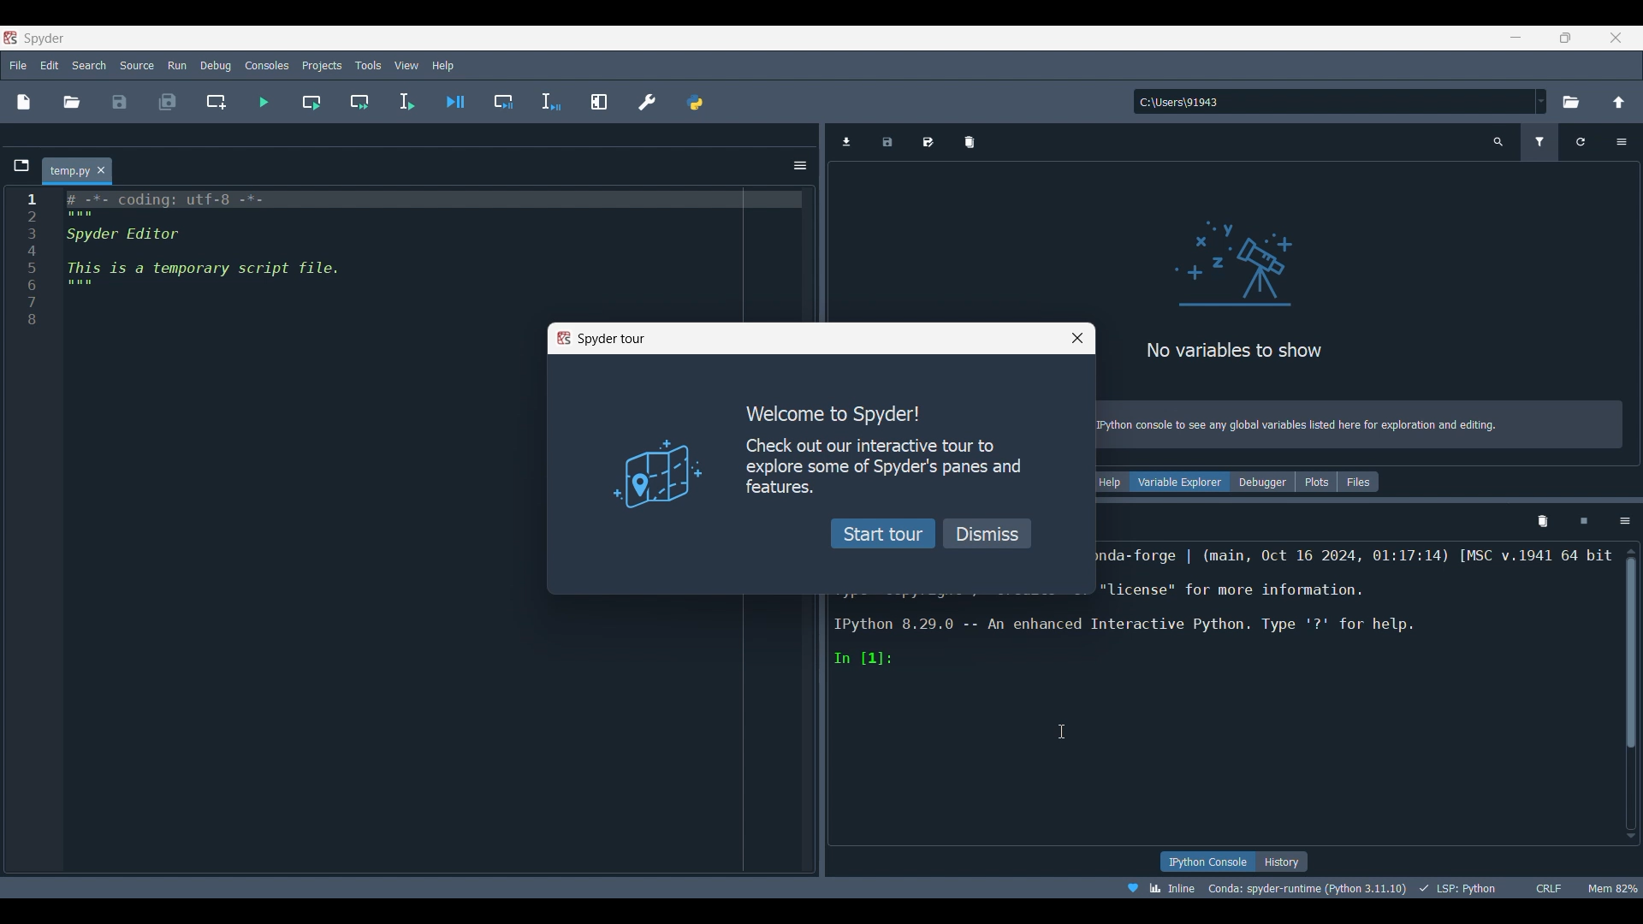 This screenshot has width=1643, height=924. Describe the element at coordinates (1626, 143) in the screenshot. I see `Options` at that location.